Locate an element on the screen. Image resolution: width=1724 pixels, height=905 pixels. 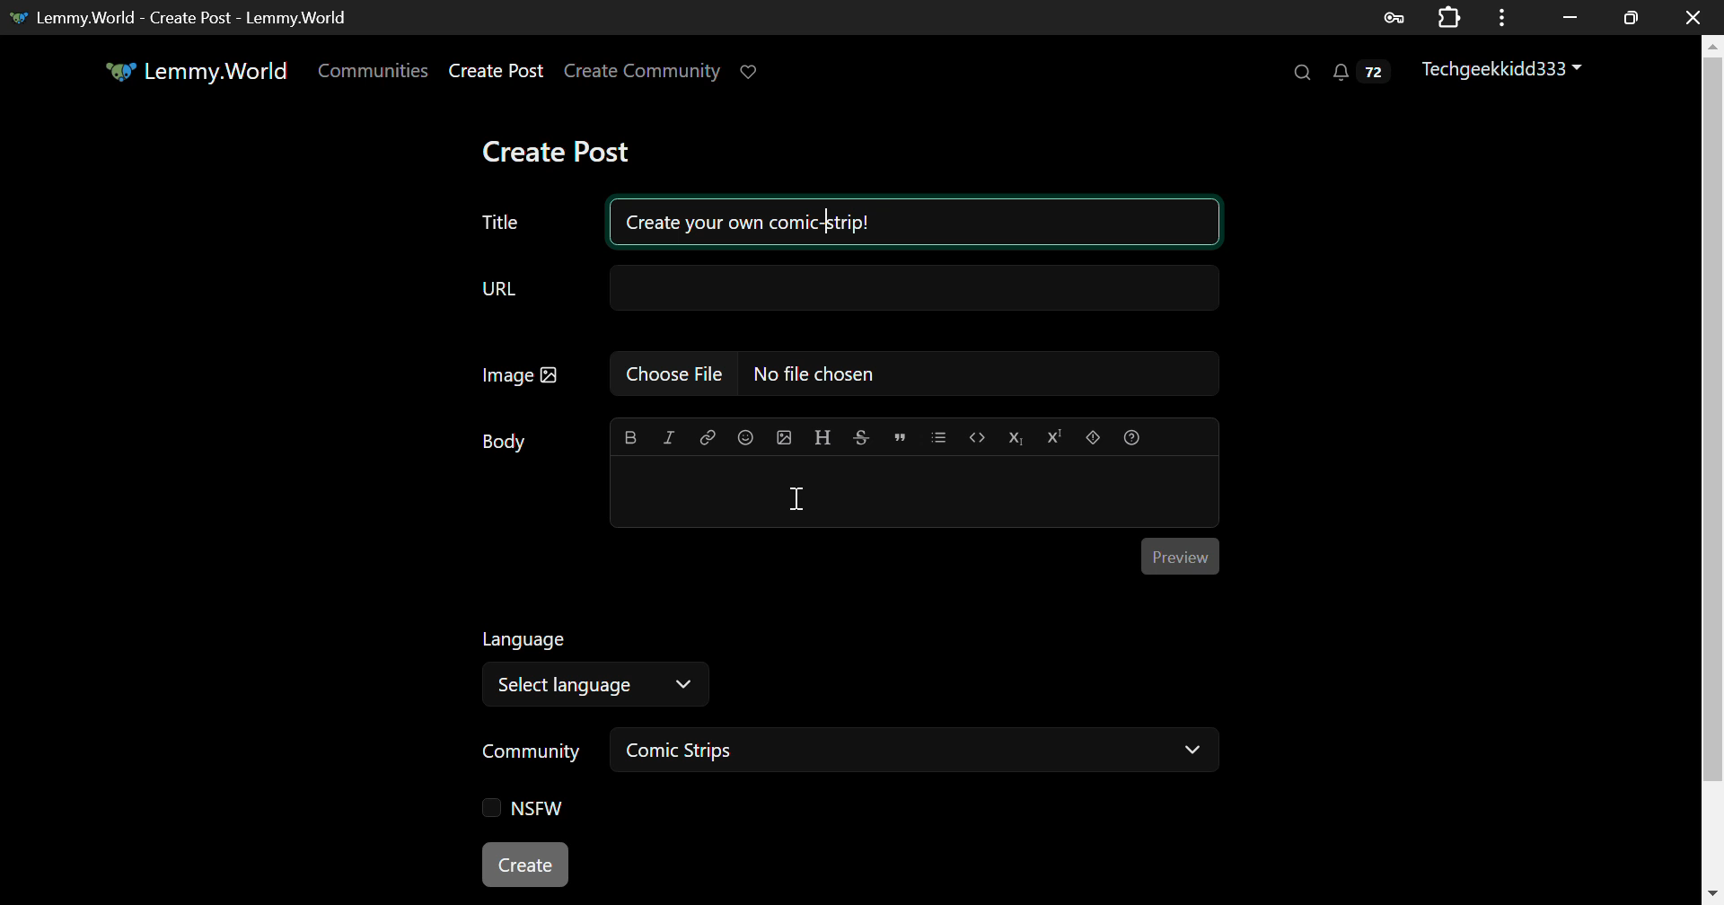
Create Post Page Hyperlink is located at coordinates (500, 70).